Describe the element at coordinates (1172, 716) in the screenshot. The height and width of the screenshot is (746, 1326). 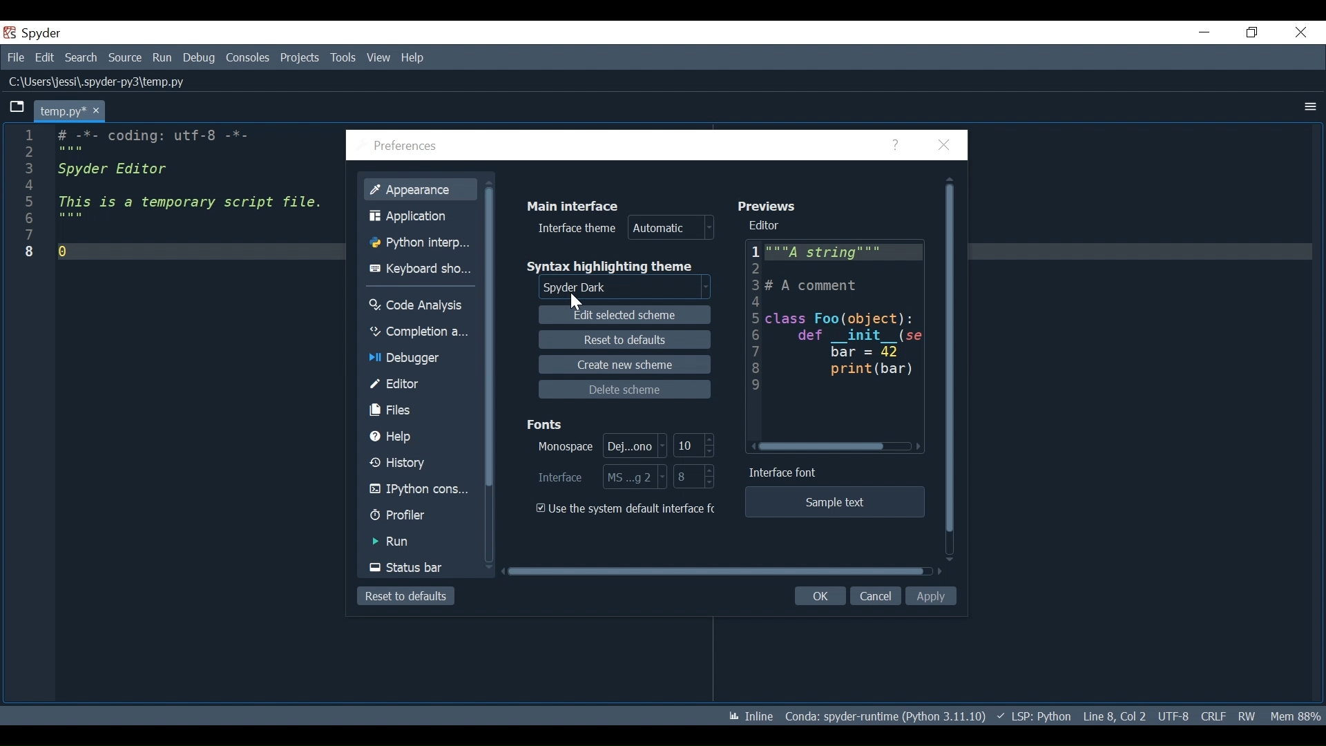
I see `File Encoding` at that location.